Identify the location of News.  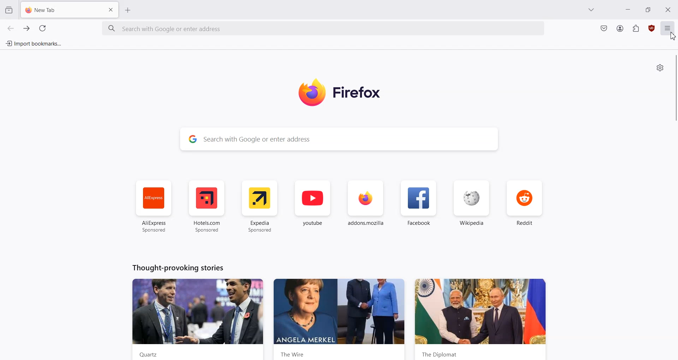
(339, 319).